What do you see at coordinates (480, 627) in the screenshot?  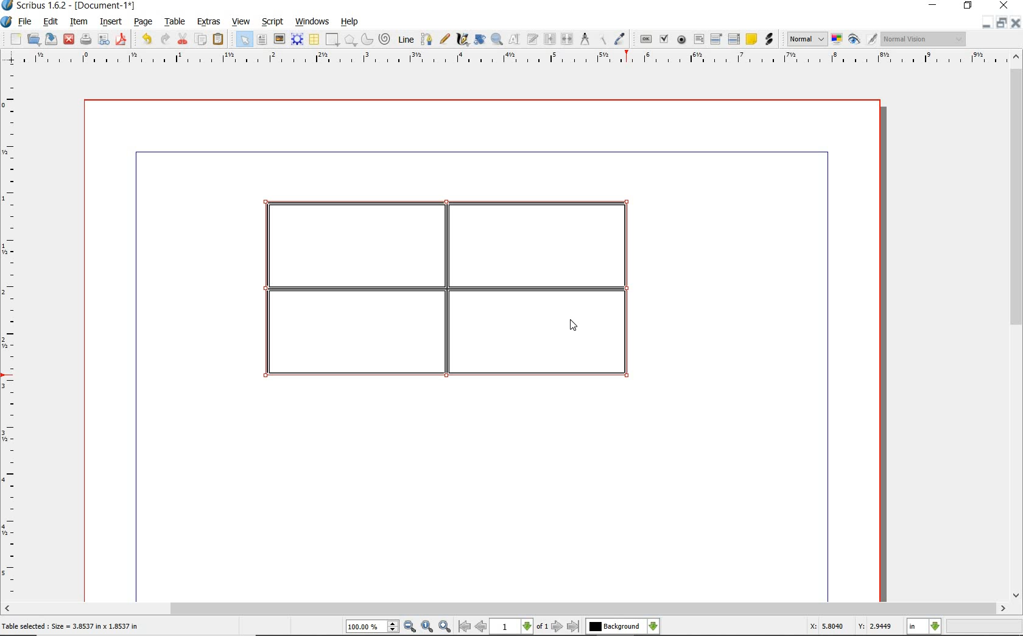 I see `go to previous page` at bounding box center [480, 627].